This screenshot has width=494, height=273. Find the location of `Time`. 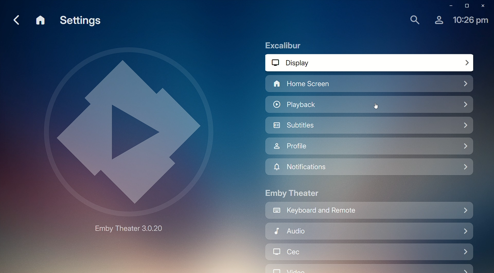

Time is located at coordinates (471, 21).